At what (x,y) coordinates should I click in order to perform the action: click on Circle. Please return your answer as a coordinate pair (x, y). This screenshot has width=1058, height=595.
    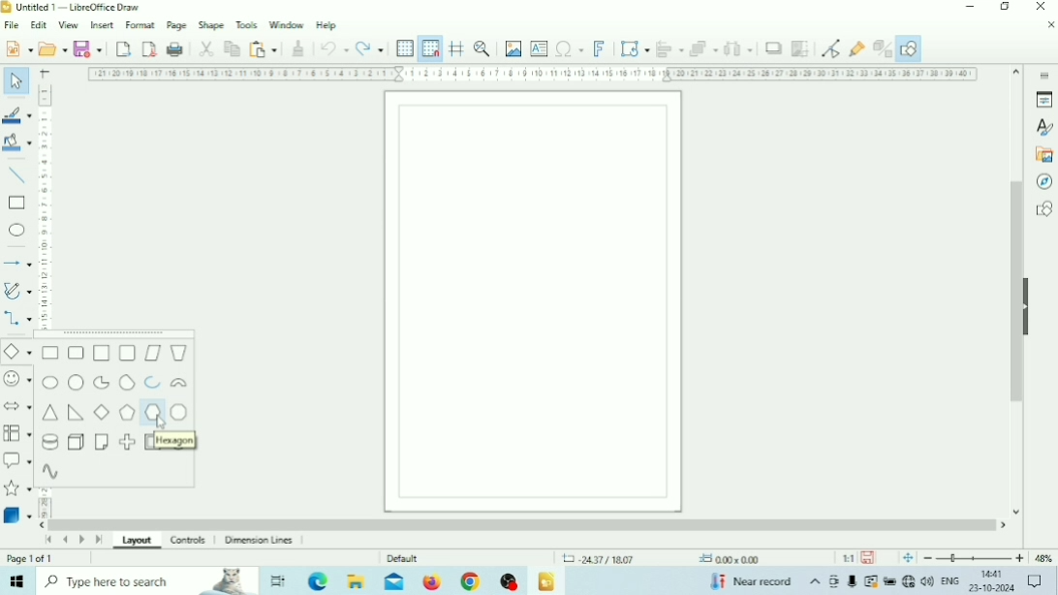
    Looking at the image, I should click on (77, 383).